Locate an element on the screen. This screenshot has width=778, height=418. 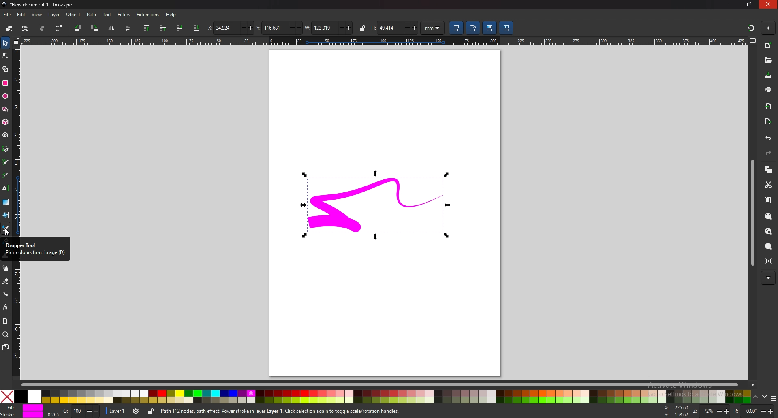
save is located at coordinates (768, 77).